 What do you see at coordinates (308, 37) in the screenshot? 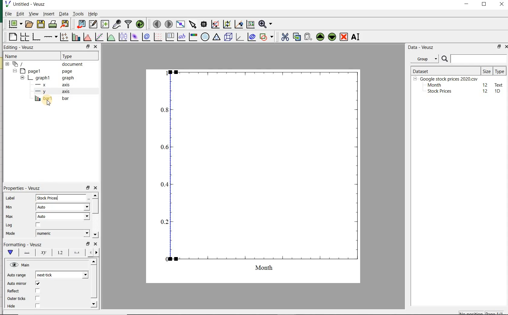
I see `paste widget from the clipboard` at bounding box center [308, 37].